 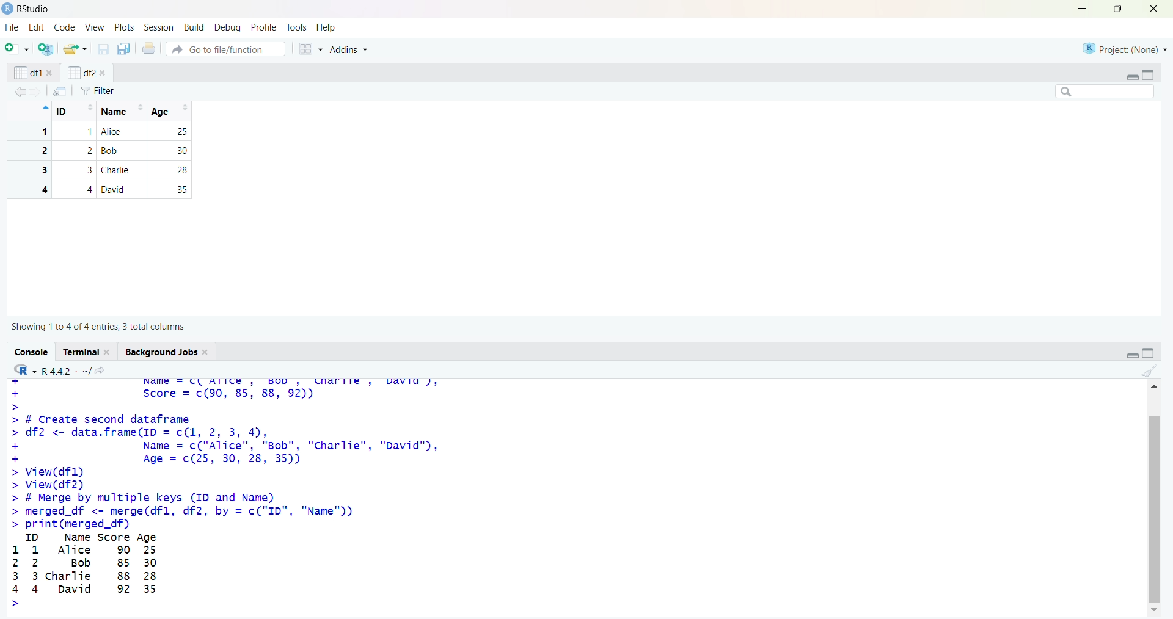 I want to click on close, so click(x=1154, y=9).